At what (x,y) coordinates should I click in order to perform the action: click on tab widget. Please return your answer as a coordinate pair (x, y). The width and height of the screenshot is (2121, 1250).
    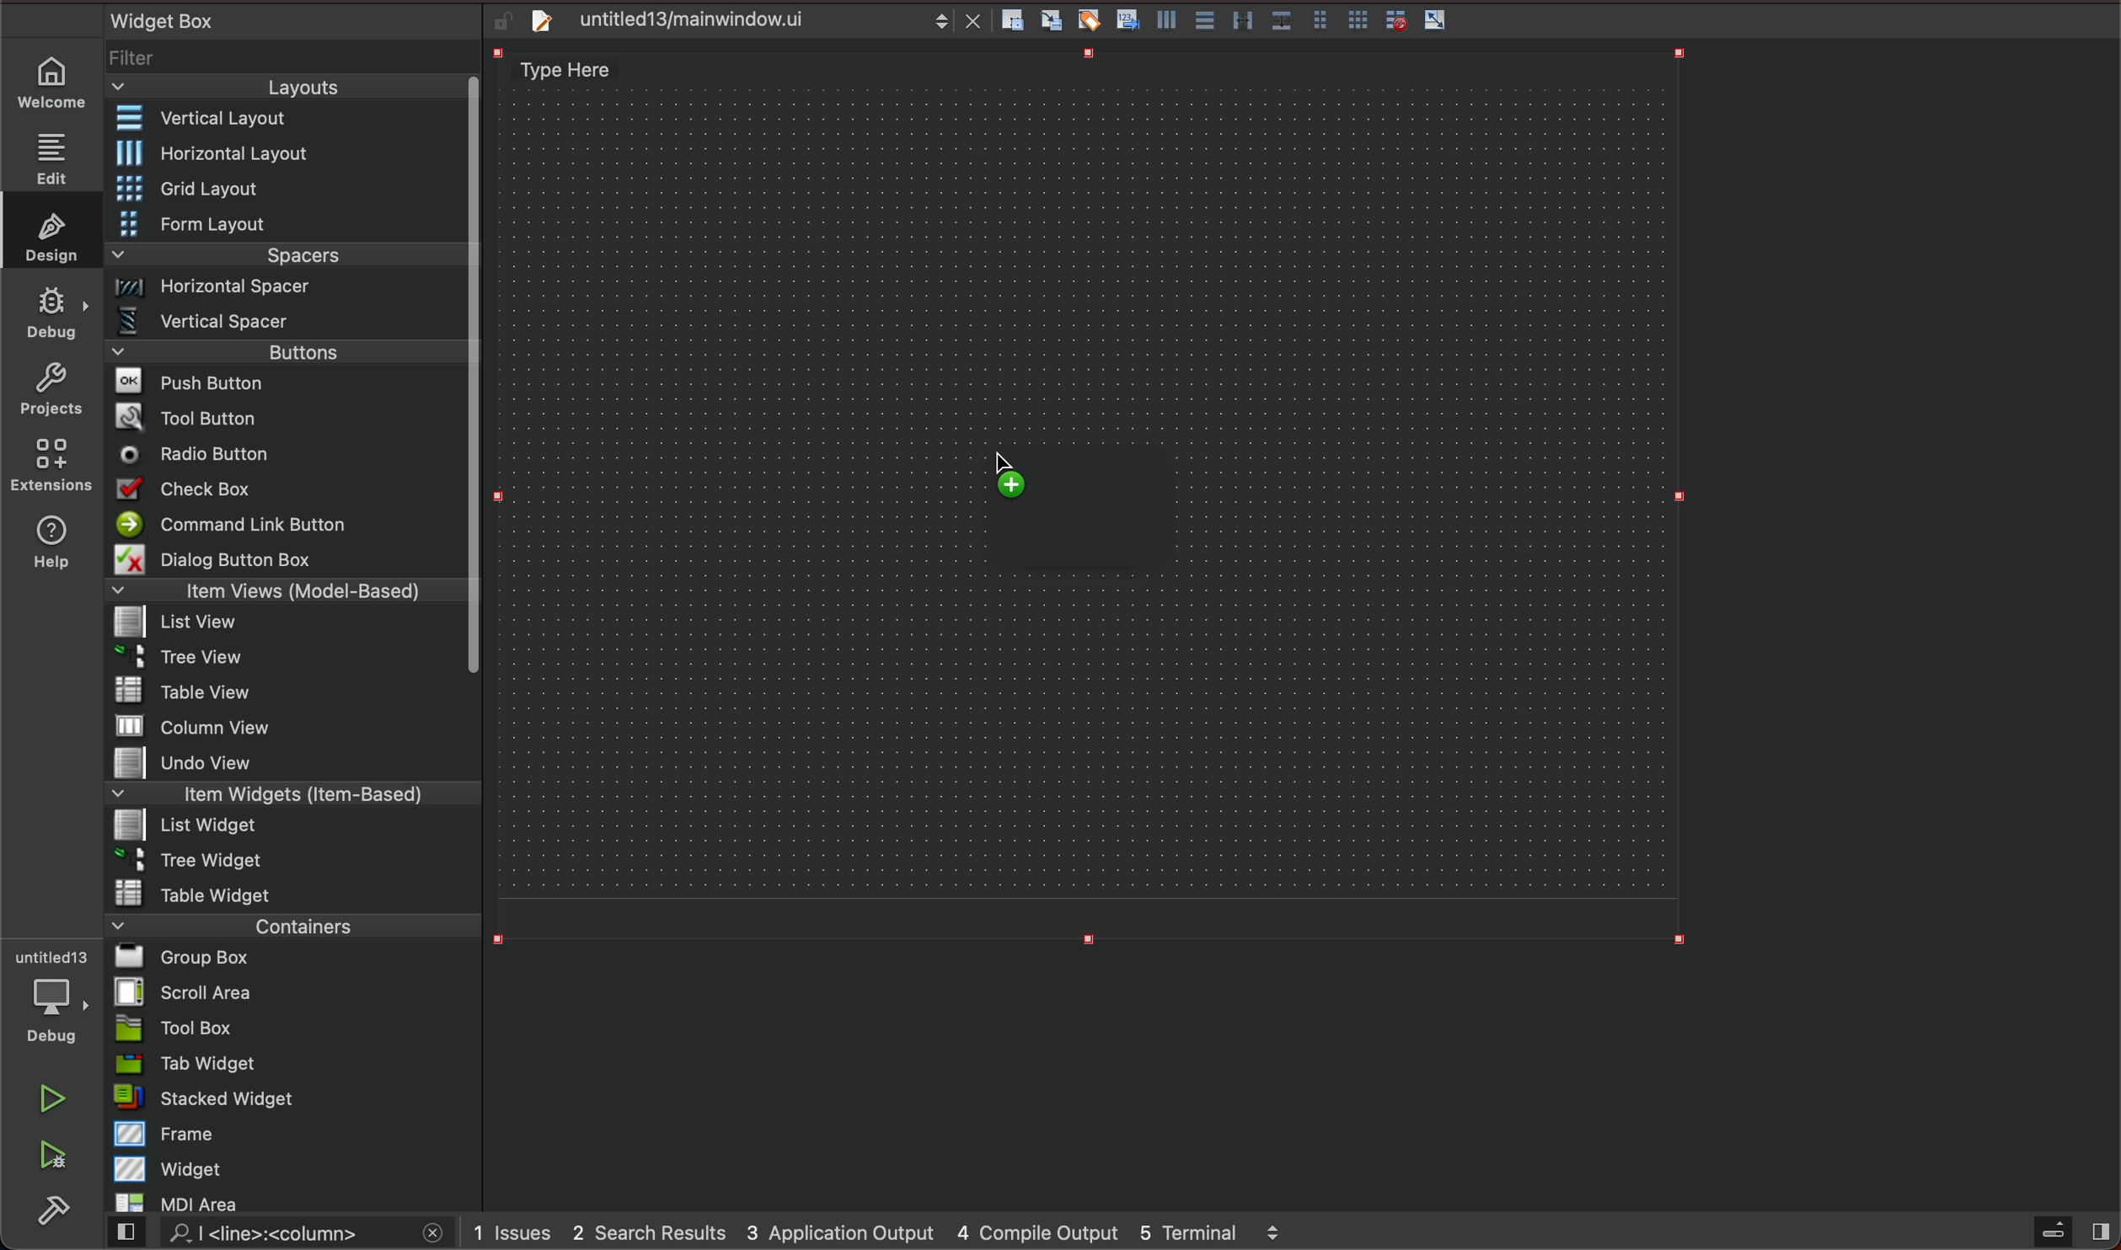
    Looking at the image, I should click on (289, 1064).